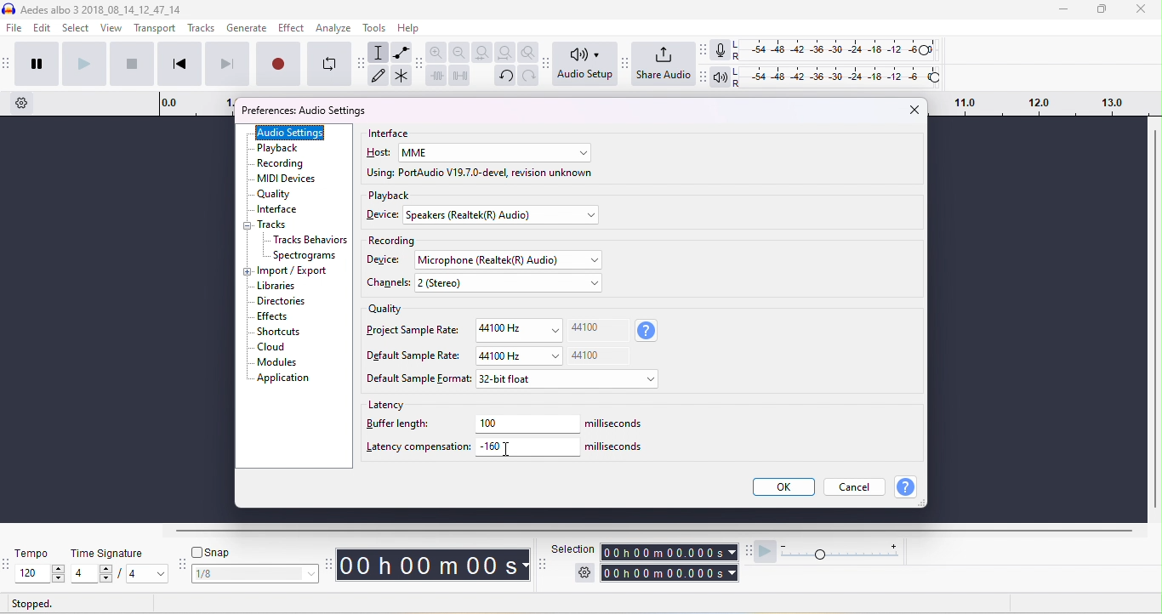 The width and height of the screenshot is (1162, 614). I want to click on libraries, so click(277, 286).